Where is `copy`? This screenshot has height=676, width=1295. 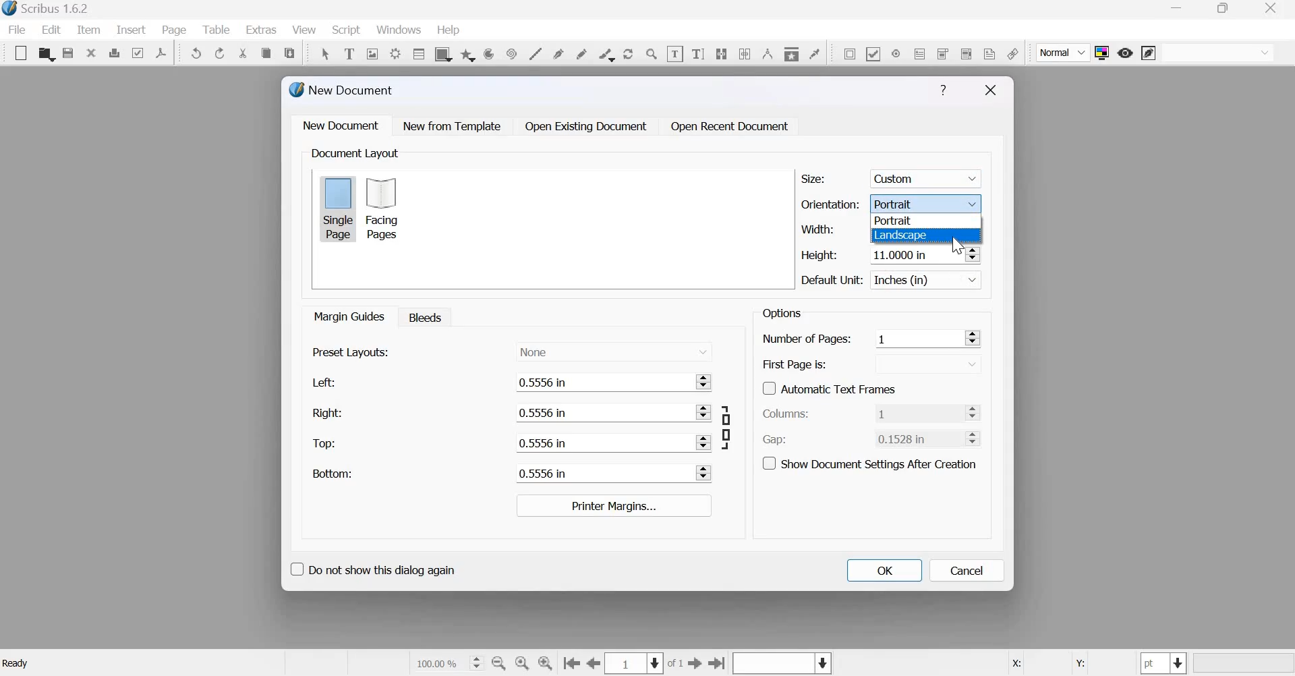
copy is located at coordinates (266, 53).